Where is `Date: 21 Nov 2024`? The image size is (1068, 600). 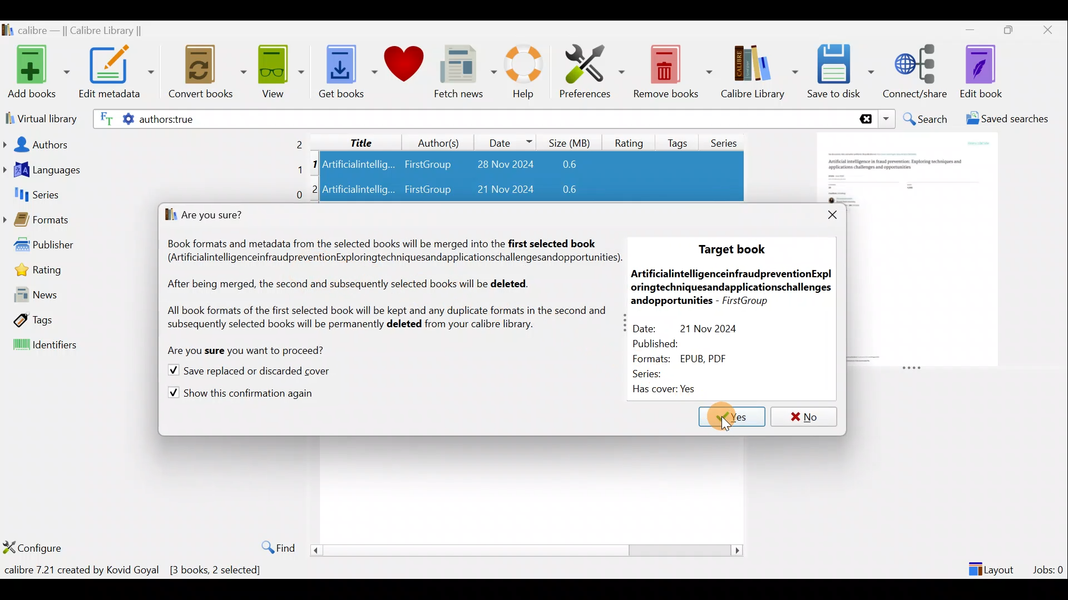
Date: 21 Nov 2024 is located at coordinates (700, 327).